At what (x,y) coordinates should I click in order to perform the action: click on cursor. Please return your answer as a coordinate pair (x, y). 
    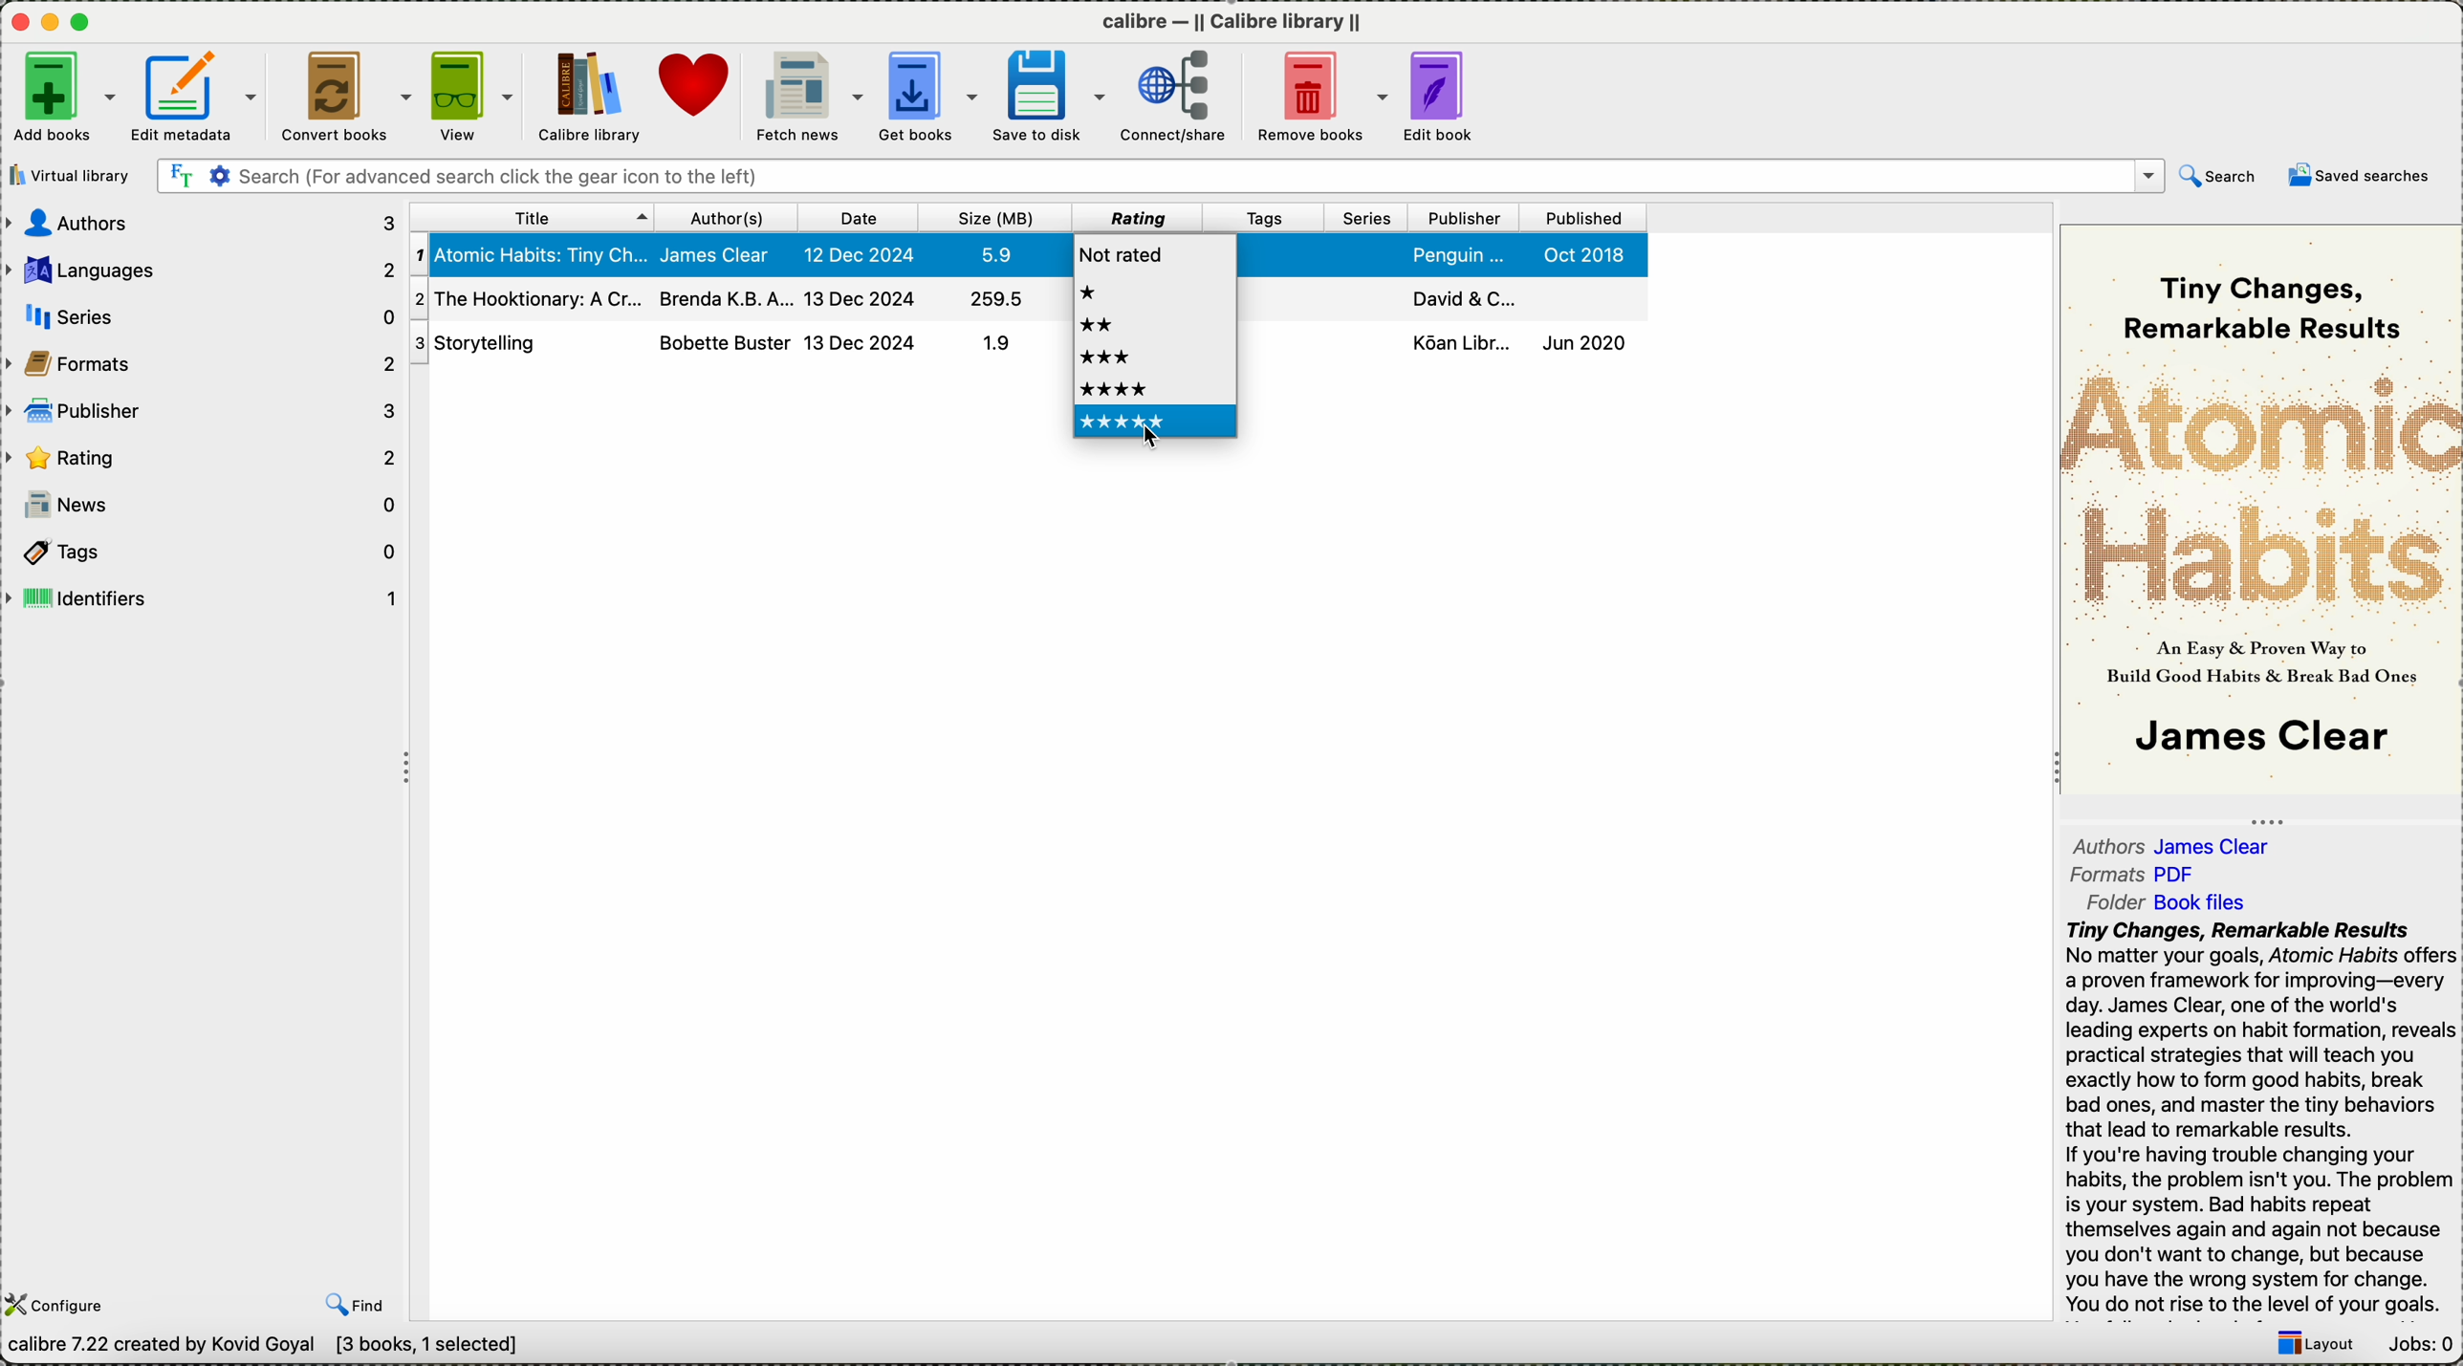
    Looking at the image, I should click on (1151, 443).